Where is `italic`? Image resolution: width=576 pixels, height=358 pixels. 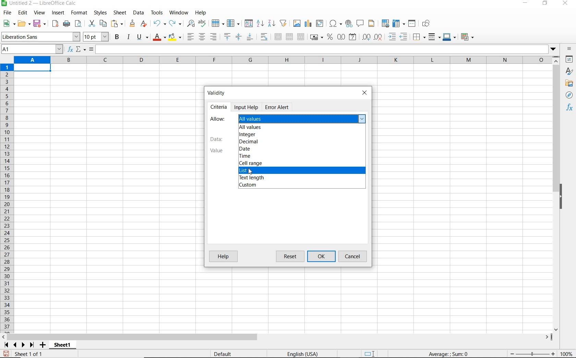
italic is located at coordinates (128, 37).